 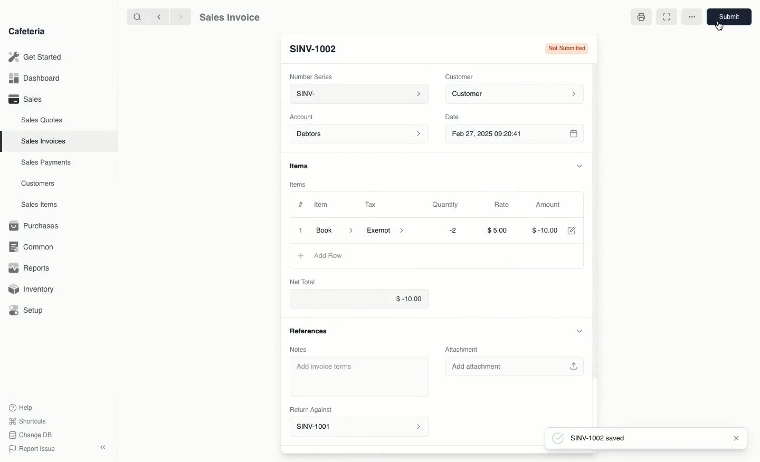 I want to click on SINV-1001, so click(x=313, y=49).